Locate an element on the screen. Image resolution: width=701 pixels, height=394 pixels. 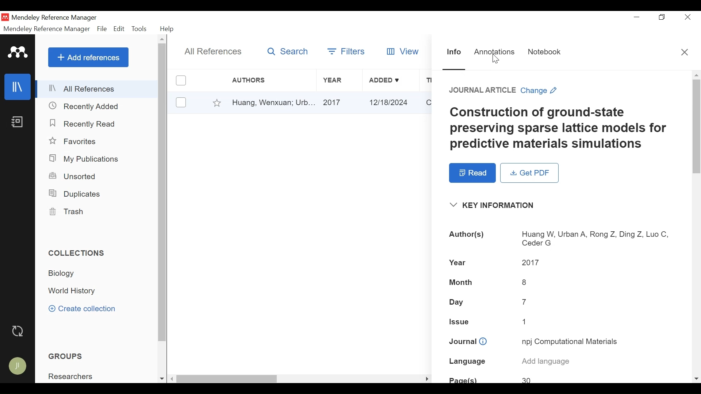
Recently Read is located at coordinates (81, 123).